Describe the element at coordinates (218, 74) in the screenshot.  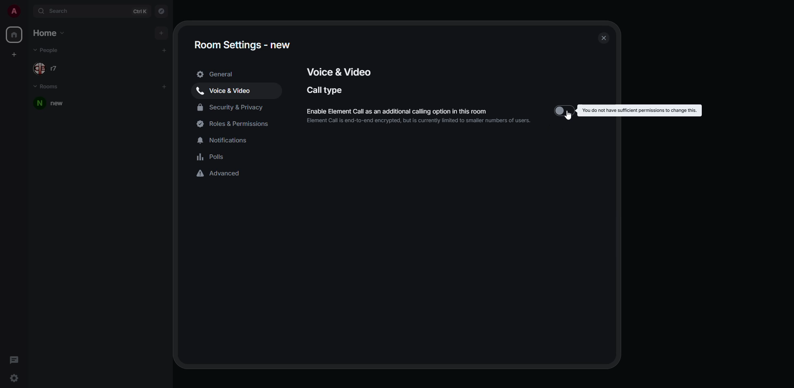
I see `general` at that location.